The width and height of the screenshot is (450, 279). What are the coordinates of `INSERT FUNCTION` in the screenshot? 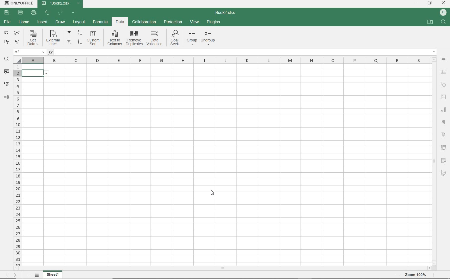 It's located at (242, 52).